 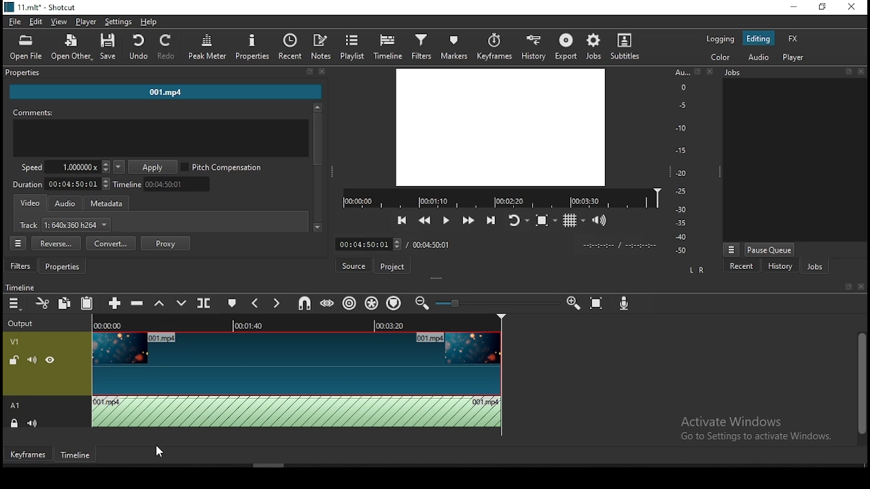 I want to click on play/pause, so click(x=445, y=219).